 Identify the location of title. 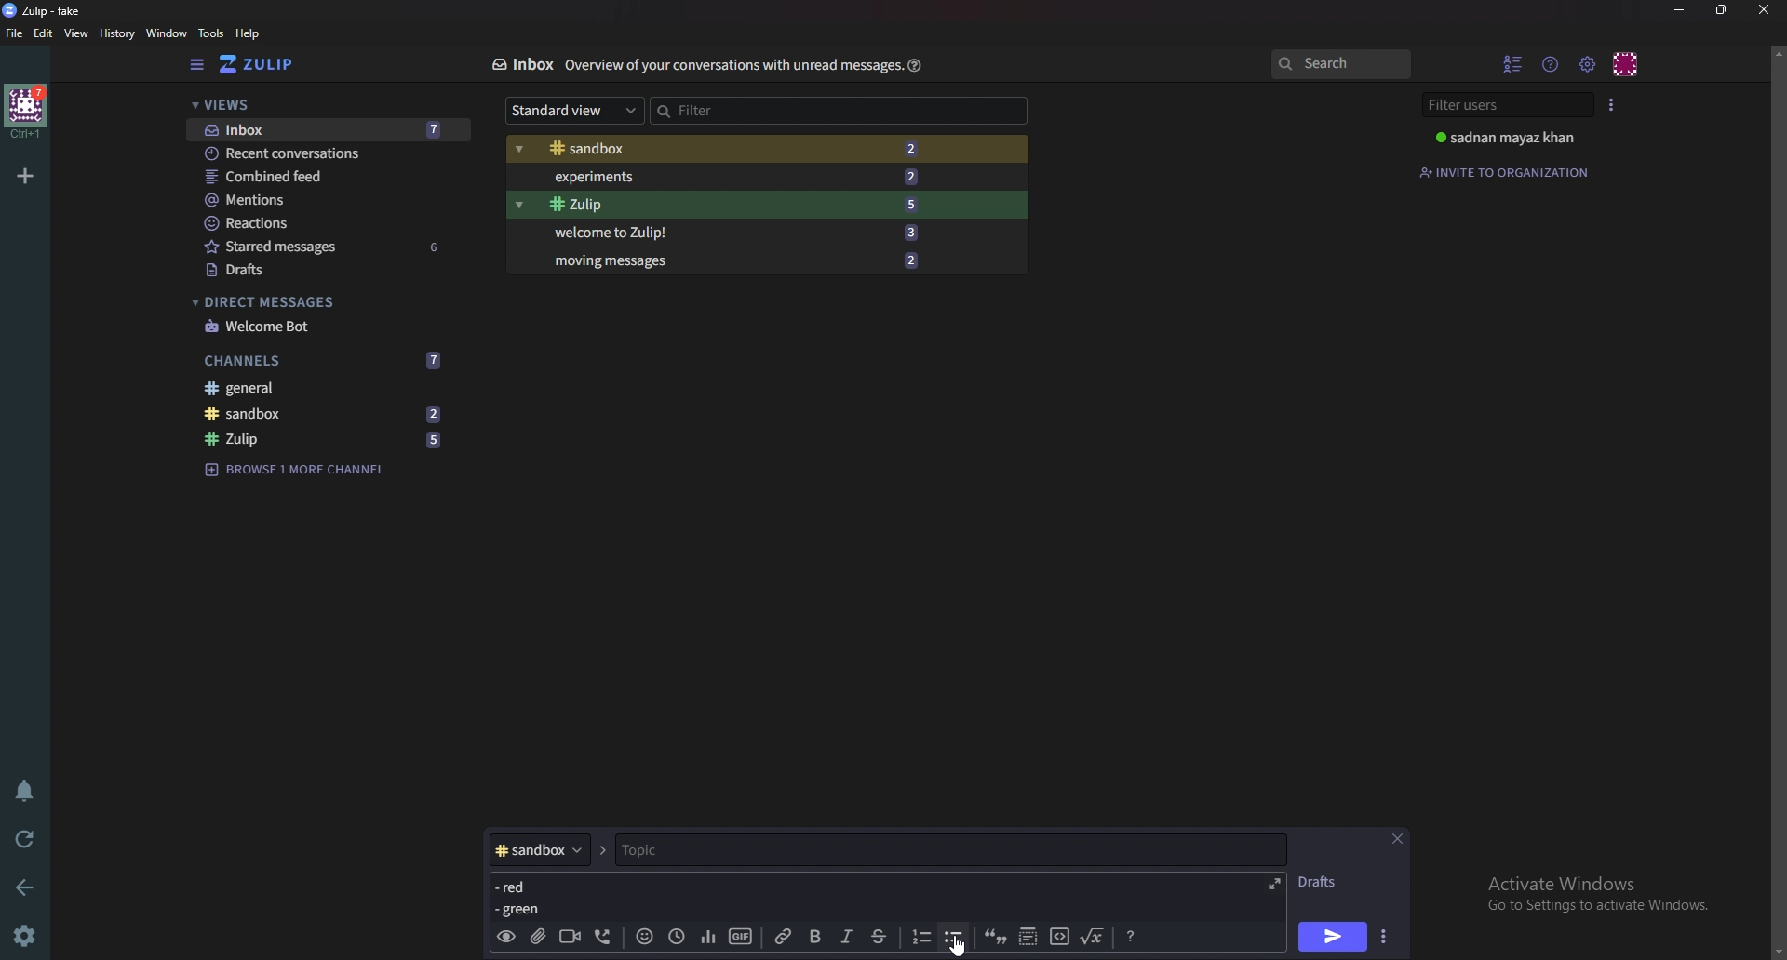
(51, 10).